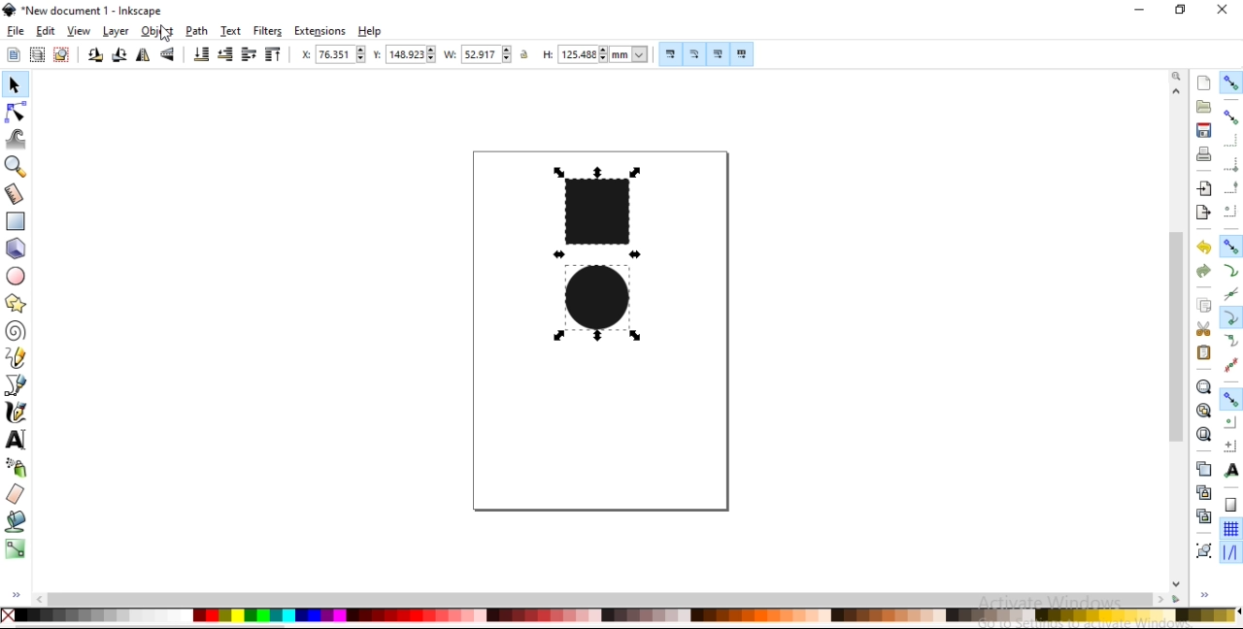 The image size is (1243, 629). Describe the element at coordinates (1230, 317) in the screenshot. I see `snap cusp nodes` at that location.